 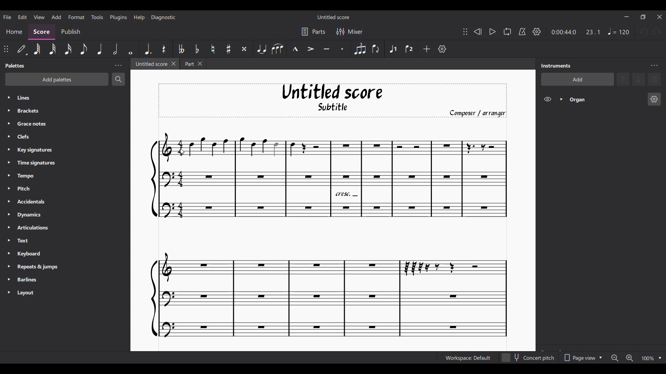 I want to click on Half note, so click(x=115, y=49).